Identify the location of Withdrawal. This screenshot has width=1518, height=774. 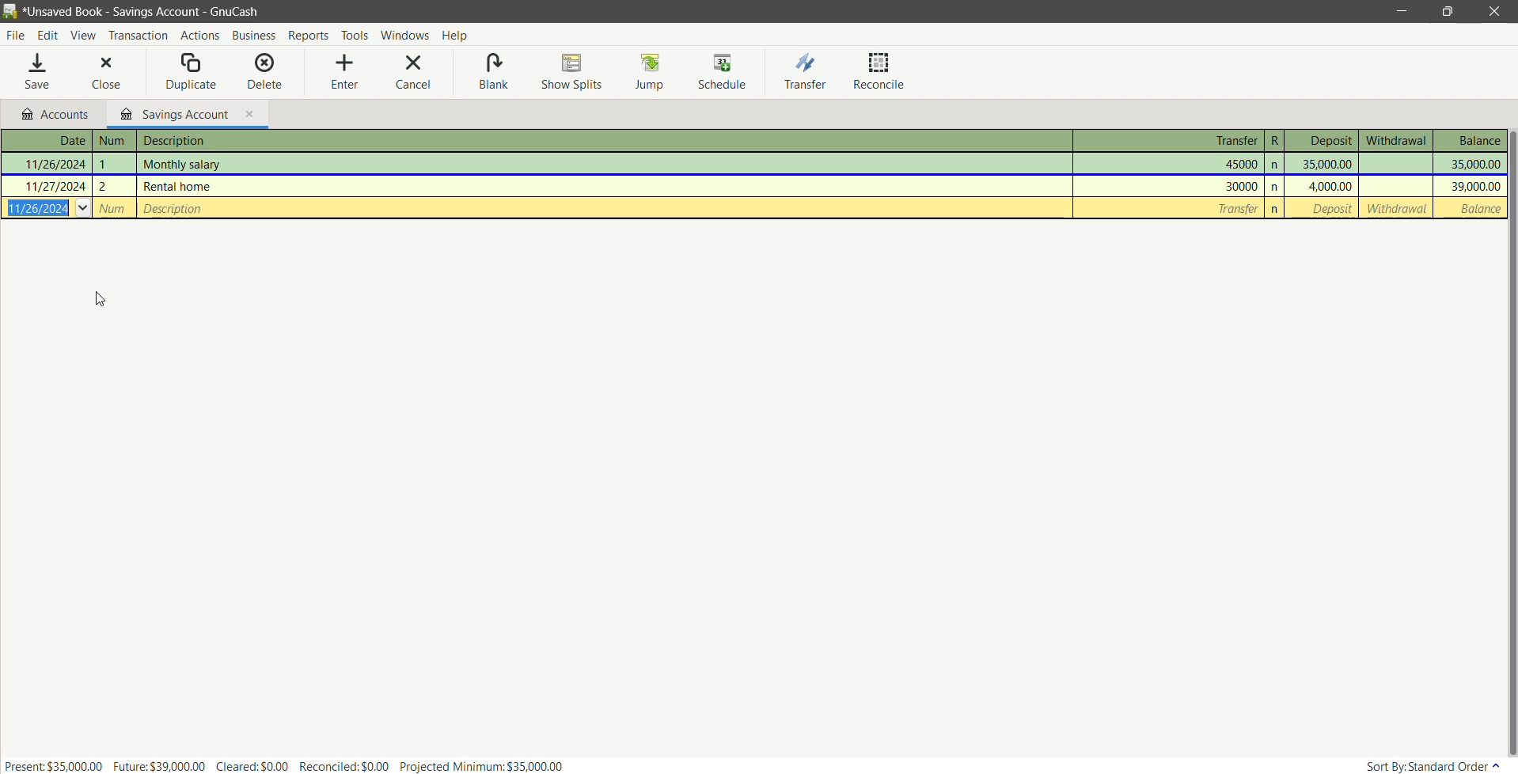
(1395, 140).